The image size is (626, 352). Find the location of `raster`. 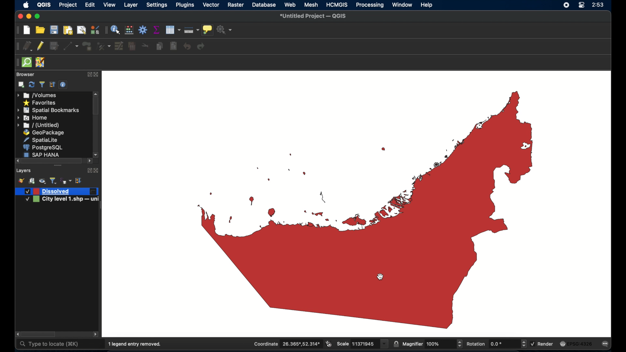

raster is located at coordinates (236, 5).